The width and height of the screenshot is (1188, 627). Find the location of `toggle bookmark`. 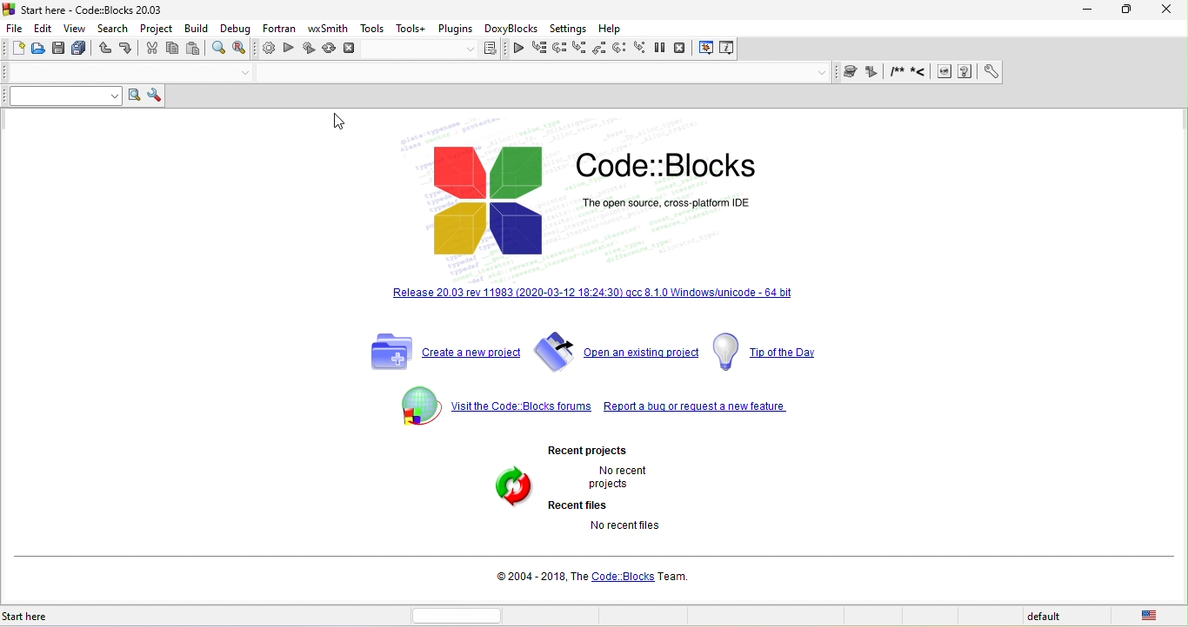

toggle bookmark is located at coordinates (898, 74).